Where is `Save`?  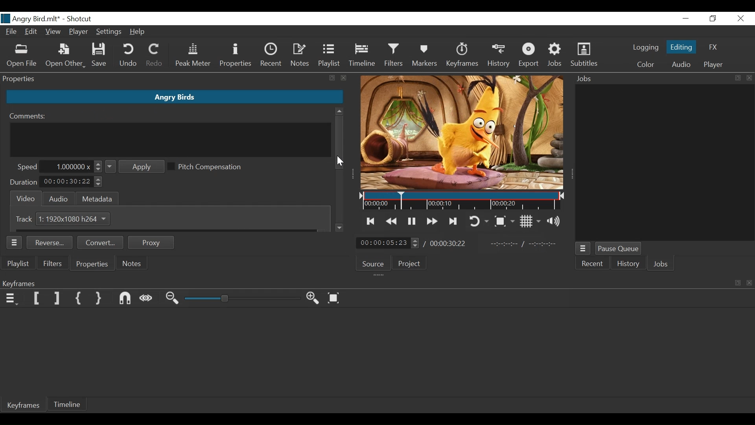
Save is located at coordinates (99, 55).